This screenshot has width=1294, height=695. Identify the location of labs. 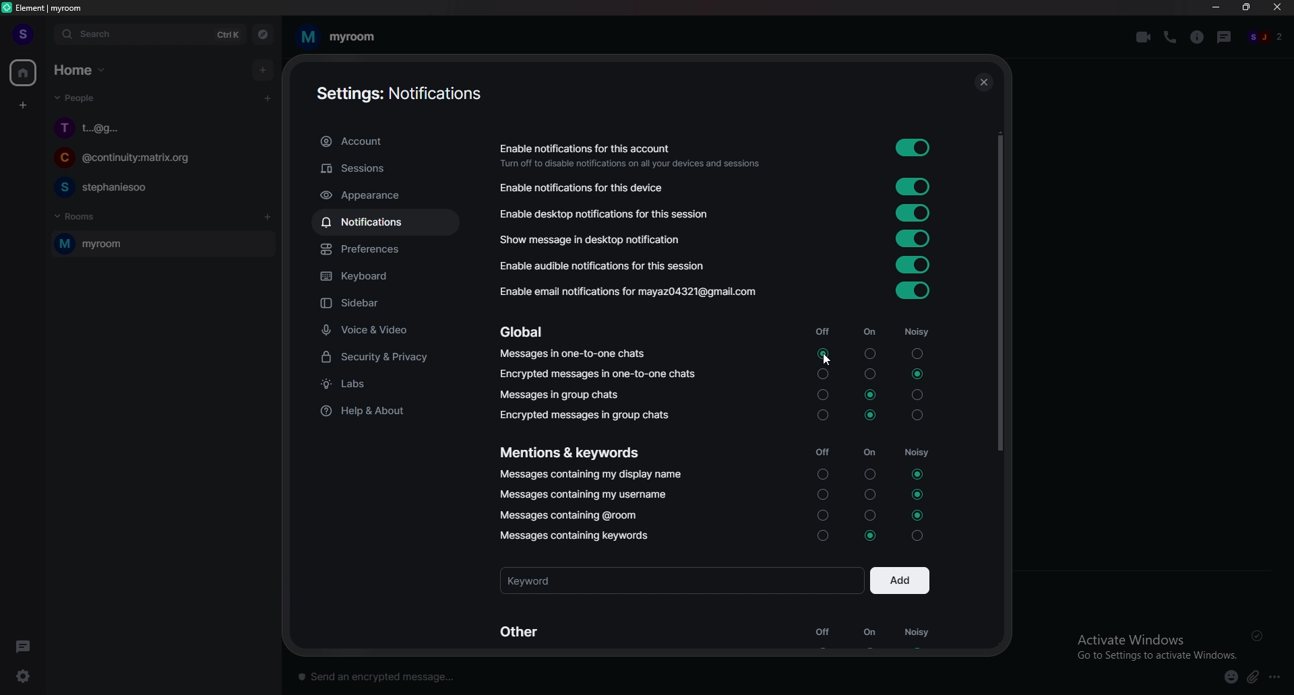
(383, 384).